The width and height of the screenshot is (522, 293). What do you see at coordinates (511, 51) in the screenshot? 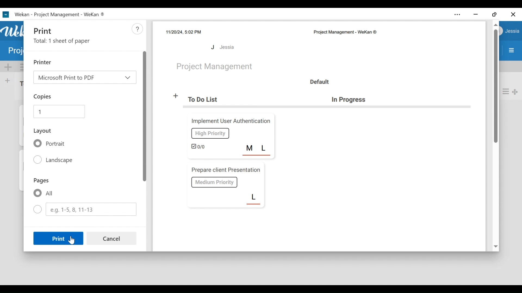
I see `Open/Close Sidebar` at bounding box center [511, 51].